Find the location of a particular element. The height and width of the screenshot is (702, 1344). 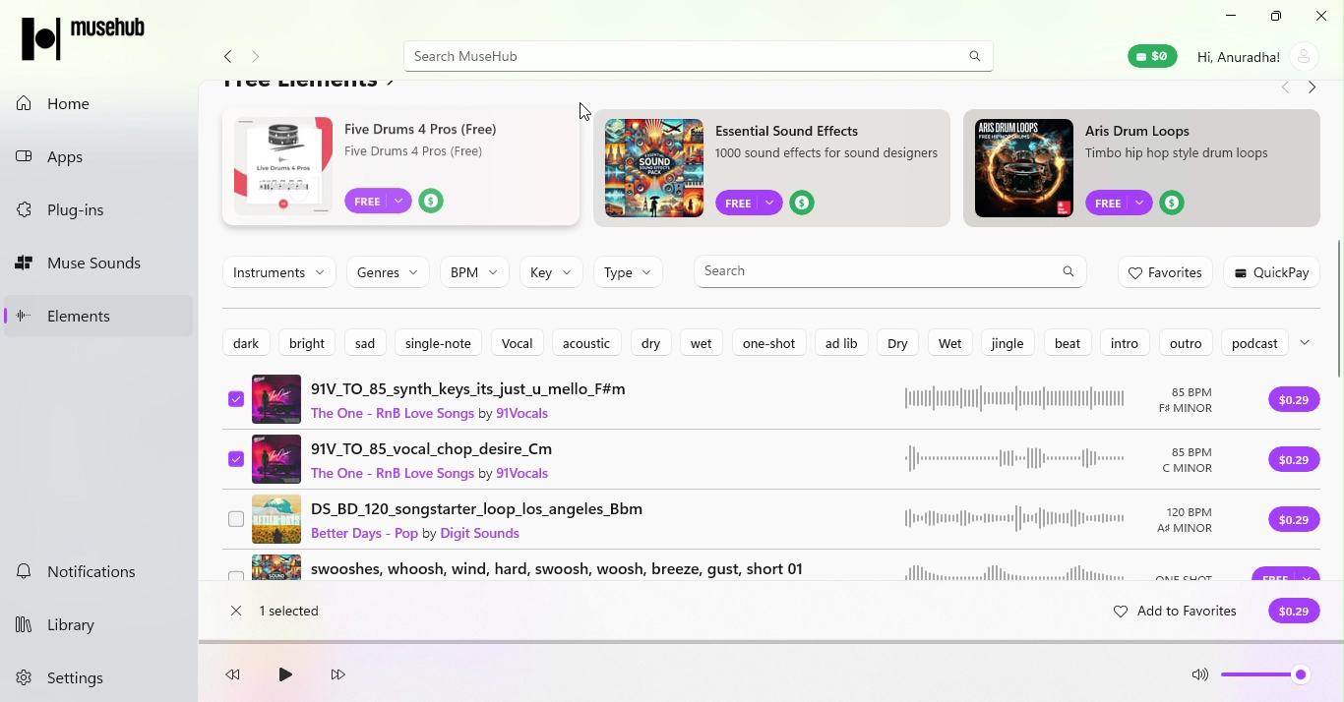

$0.29 is located at coordinates (1294, 613).